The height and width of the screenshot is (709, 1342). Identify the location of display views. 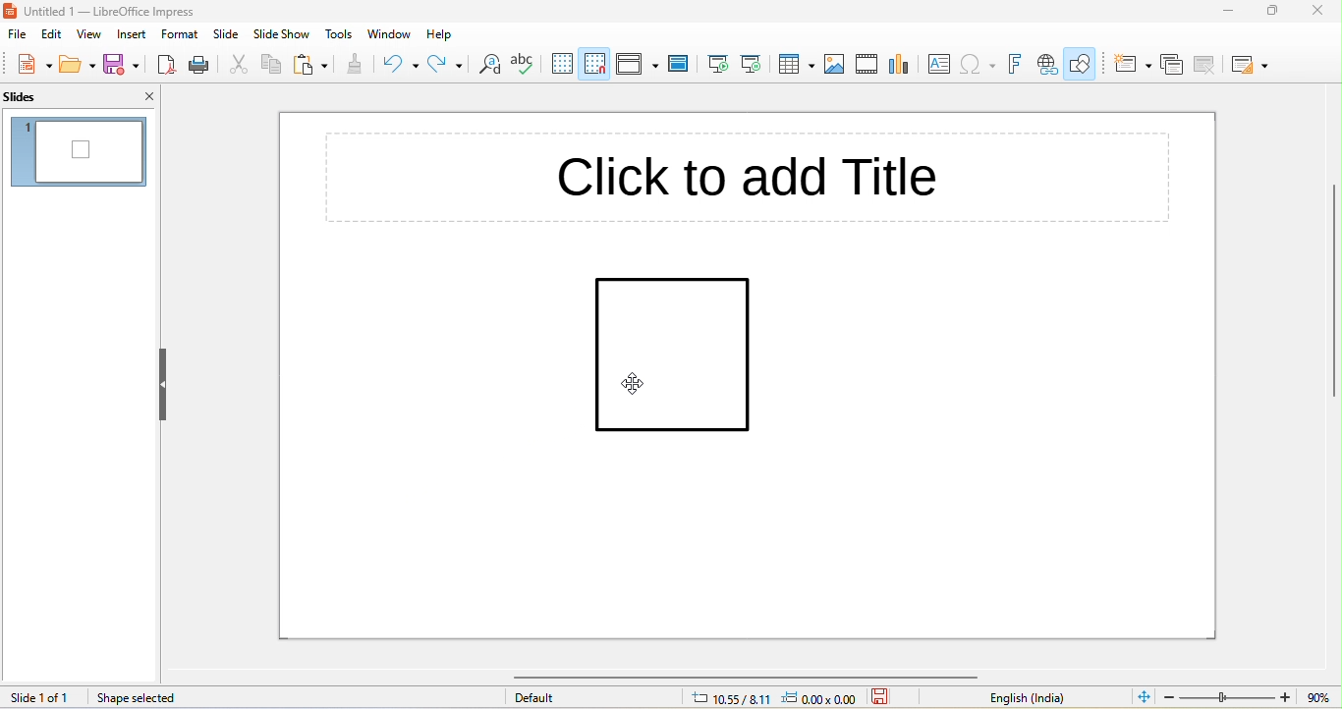
(639, 63).